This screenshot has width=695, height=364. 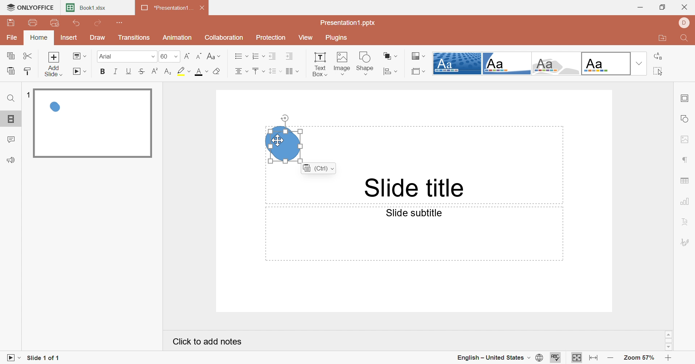 I want to click on Zoom out, so click(x=611, y=359).